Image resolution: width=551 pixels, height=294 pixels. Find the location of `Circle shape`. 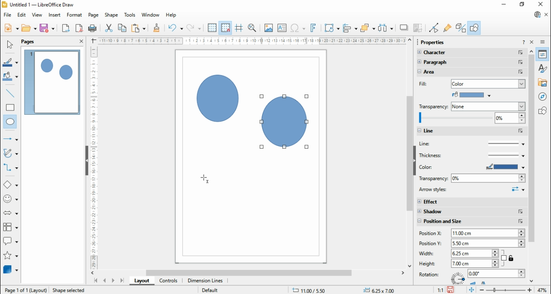

Circle shape is located at coordinates (285, 123).